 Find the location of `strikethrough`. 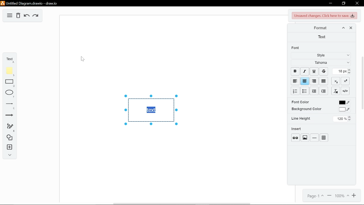

strikethrough is located at coordinates (324, 71).